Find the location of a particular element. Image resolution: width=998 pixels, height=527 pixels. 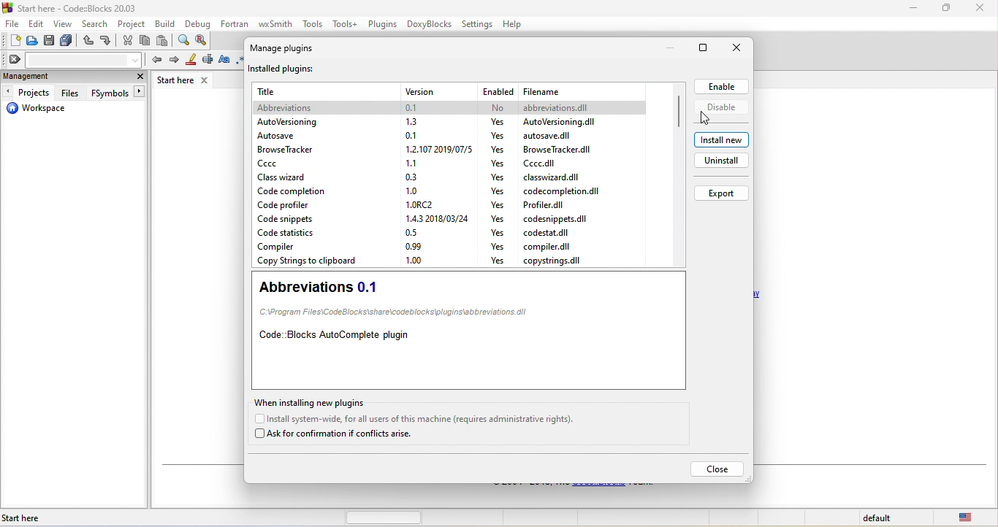

file is located at coordinates (564, 190).